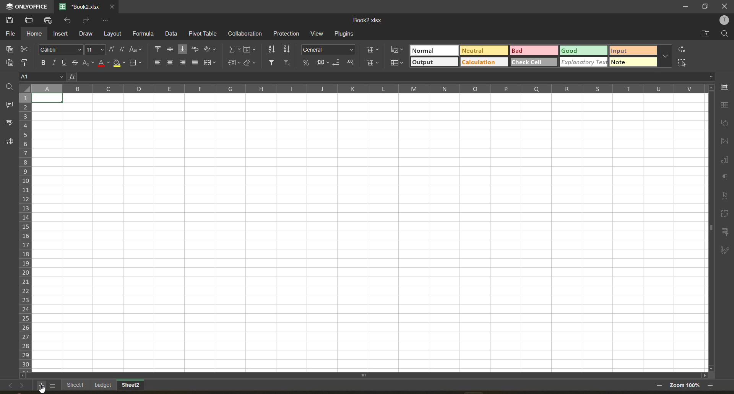  What do you see at coordinates (76, 63) in the screenshot?
I see `strikethrough` at bounding box center [76, 63].